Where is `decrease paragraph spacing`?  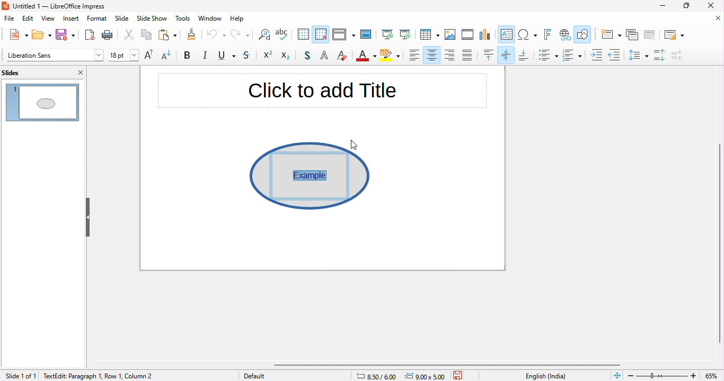
decrease paragraph spacing is located at coordinates (684, 55).